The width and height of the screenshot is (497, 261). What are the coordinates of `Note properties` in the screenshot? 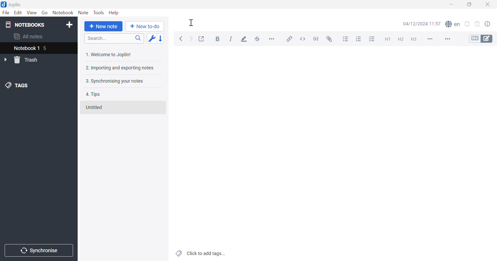 It's located at (488, 23).